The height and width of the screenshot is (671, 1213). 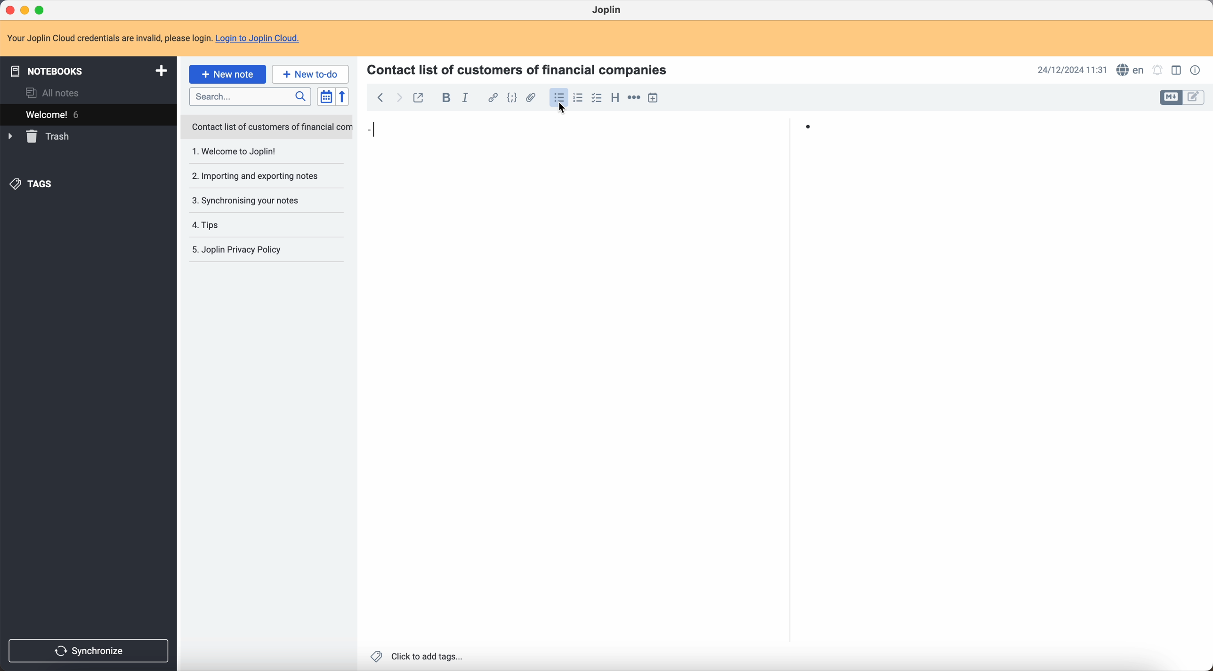 I want to click on back, so click(x=380, y=96).